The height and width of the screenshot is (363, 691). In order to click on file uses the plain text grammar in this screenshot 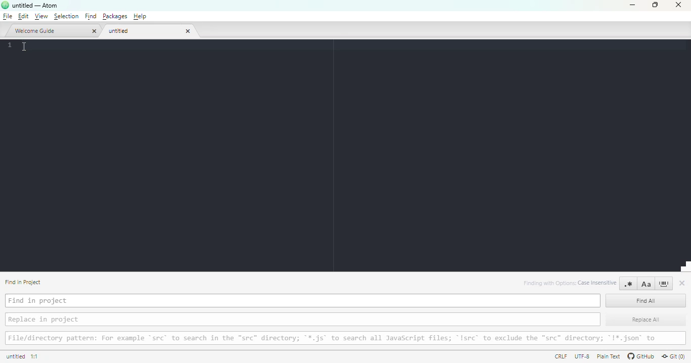, I will do `click(608, 356)`.